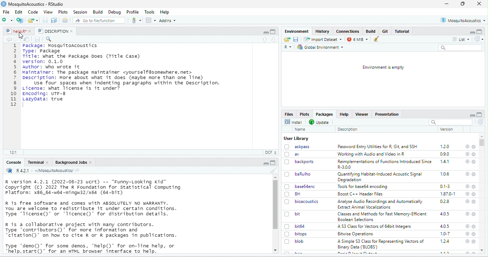  I want to click on bit64, so click(295, 226).